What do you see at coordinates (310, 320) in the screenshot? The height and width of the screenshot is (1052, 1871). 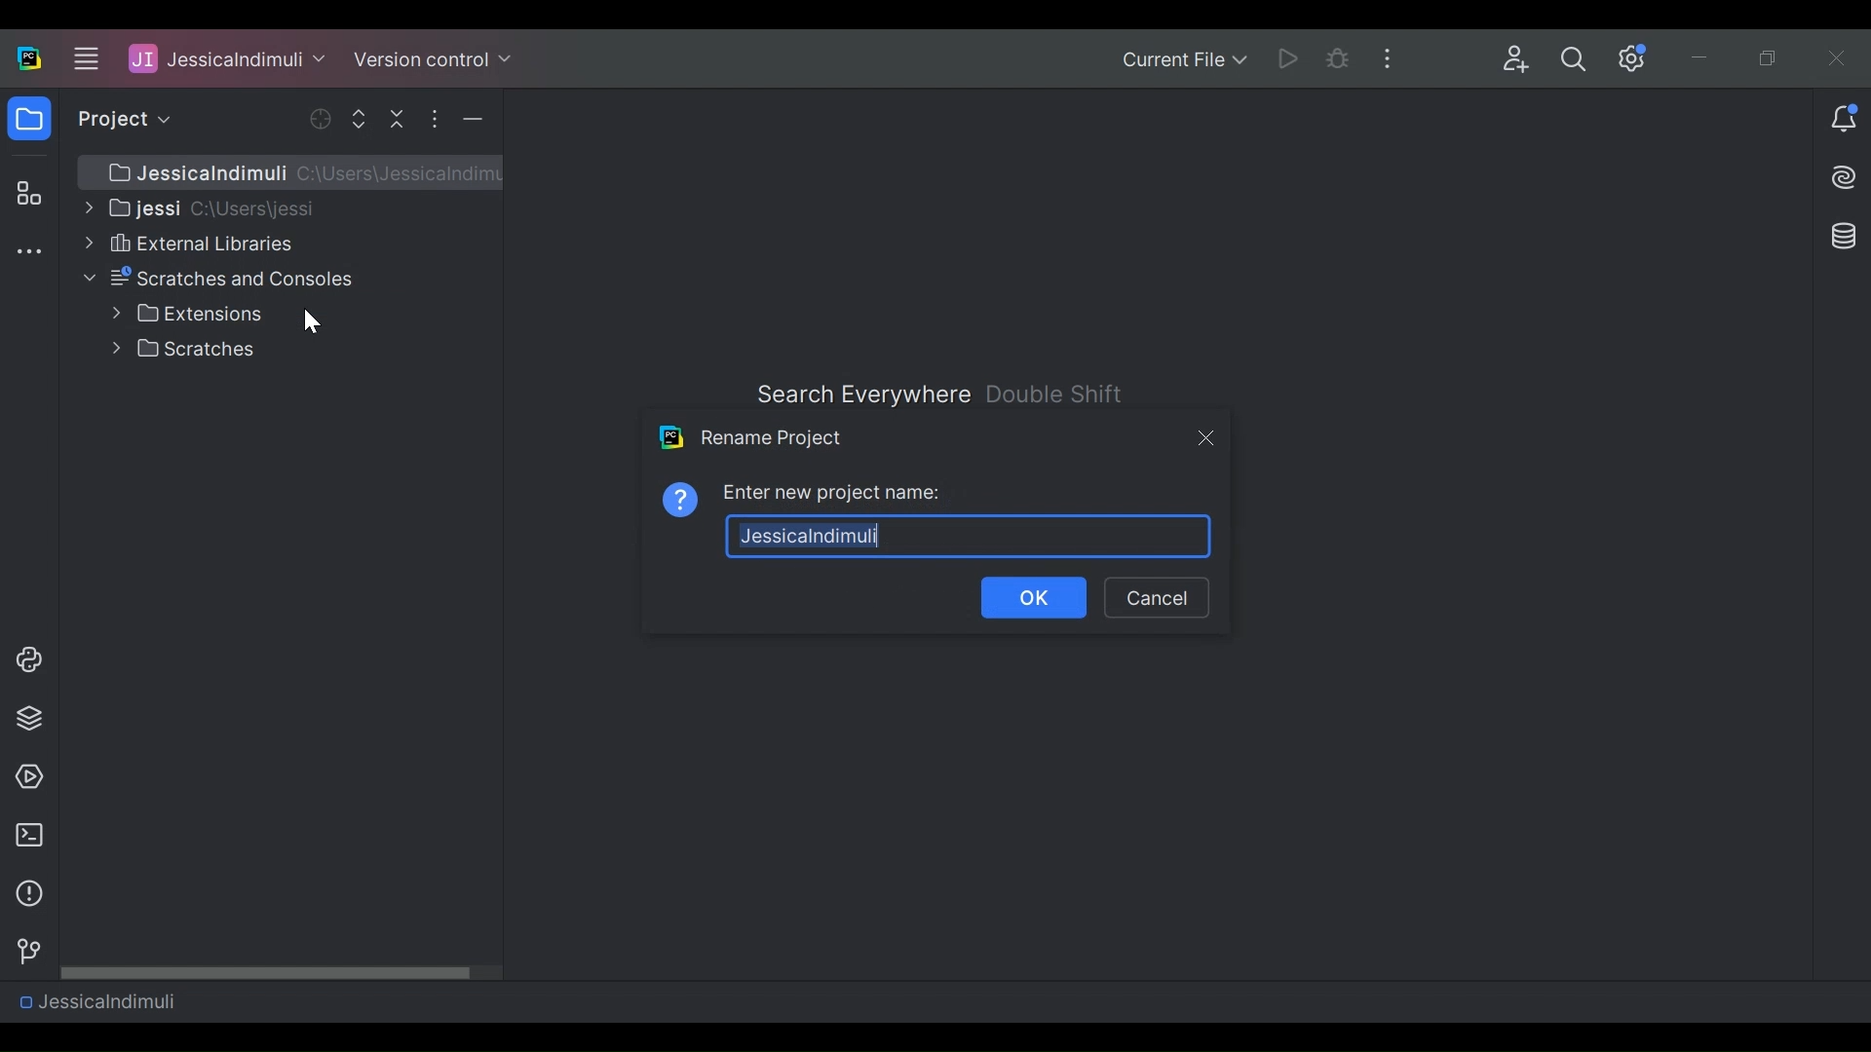 I see `Cursor` at bounding box center [310, 320].